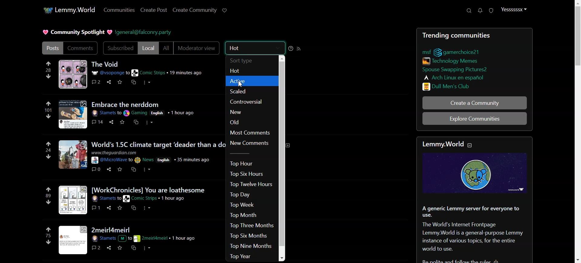 The height and width of the screenshot is (263, 581). I want to click on Scroll bar, so click(576, 131).